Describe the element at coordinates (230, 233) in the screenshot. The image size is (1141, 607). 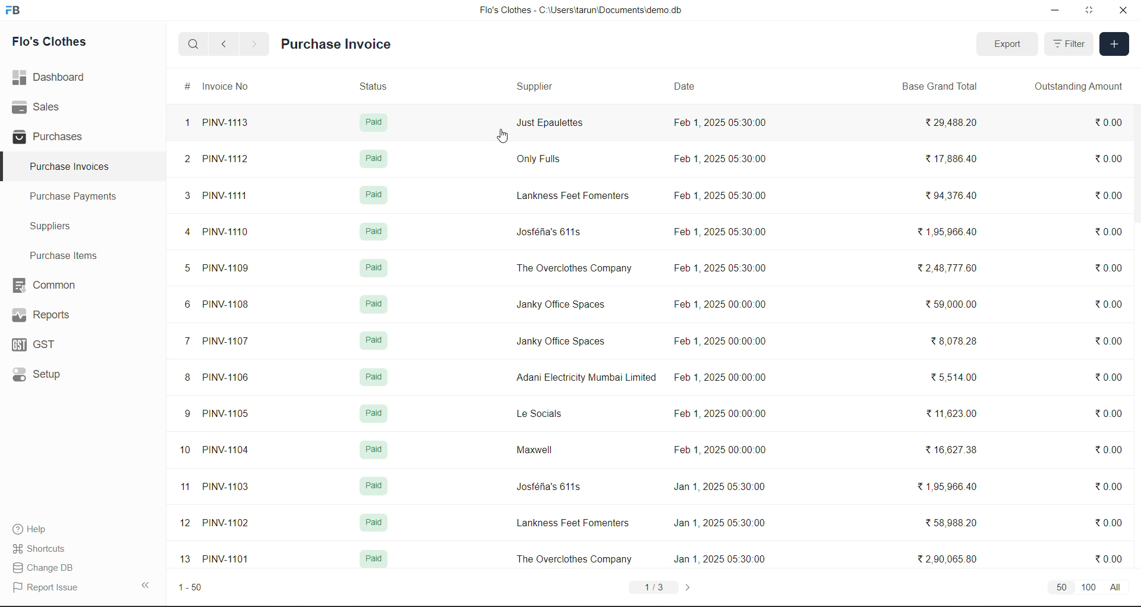
I see `PINV-1110` at that location.